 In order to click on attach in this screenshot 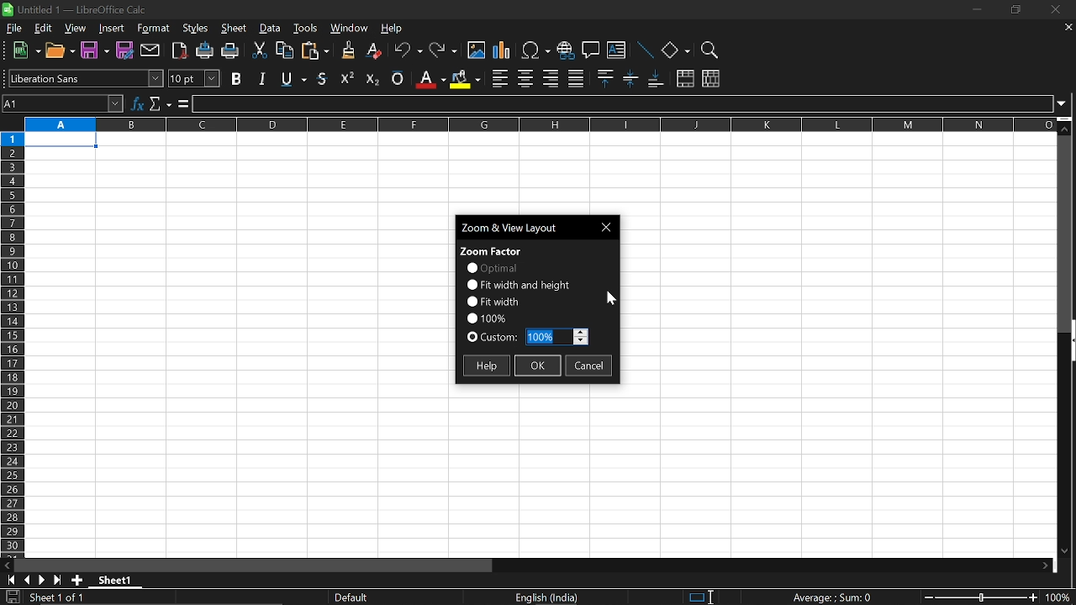, I will do `click(151, 51)`.